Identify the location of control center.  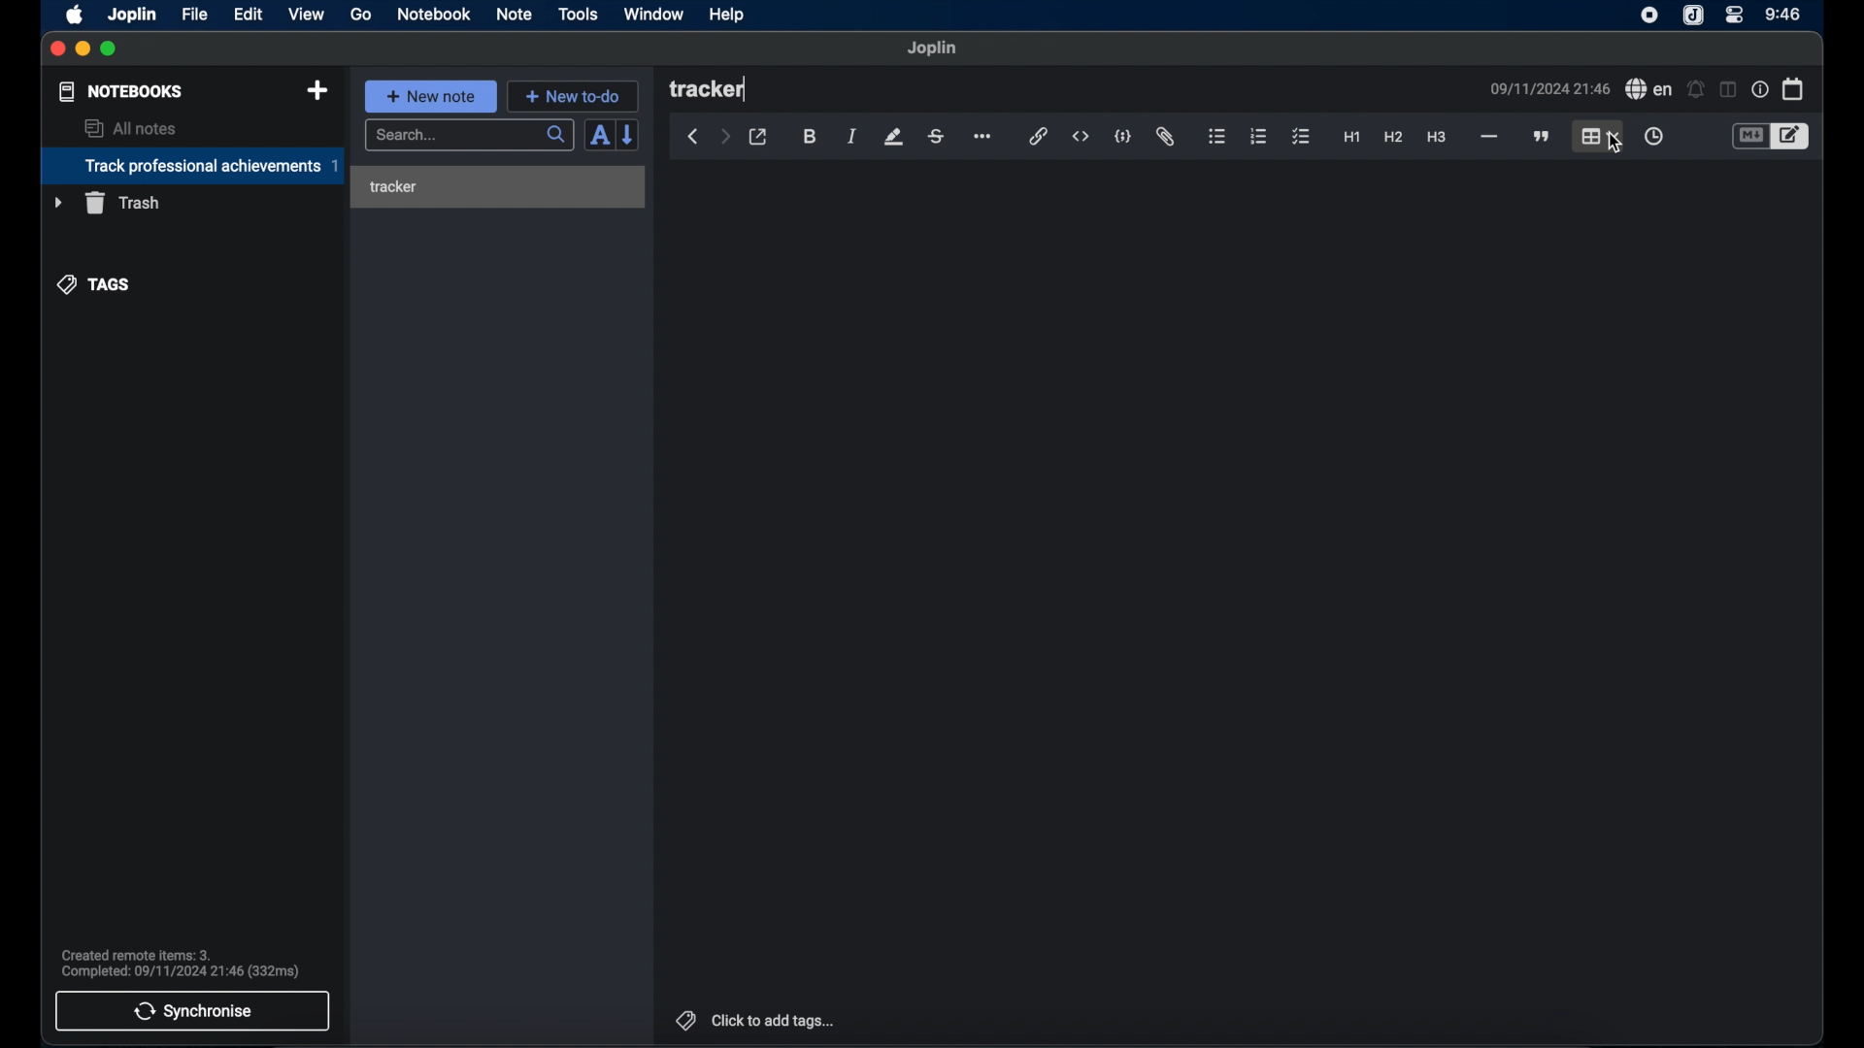
(1735, 16).